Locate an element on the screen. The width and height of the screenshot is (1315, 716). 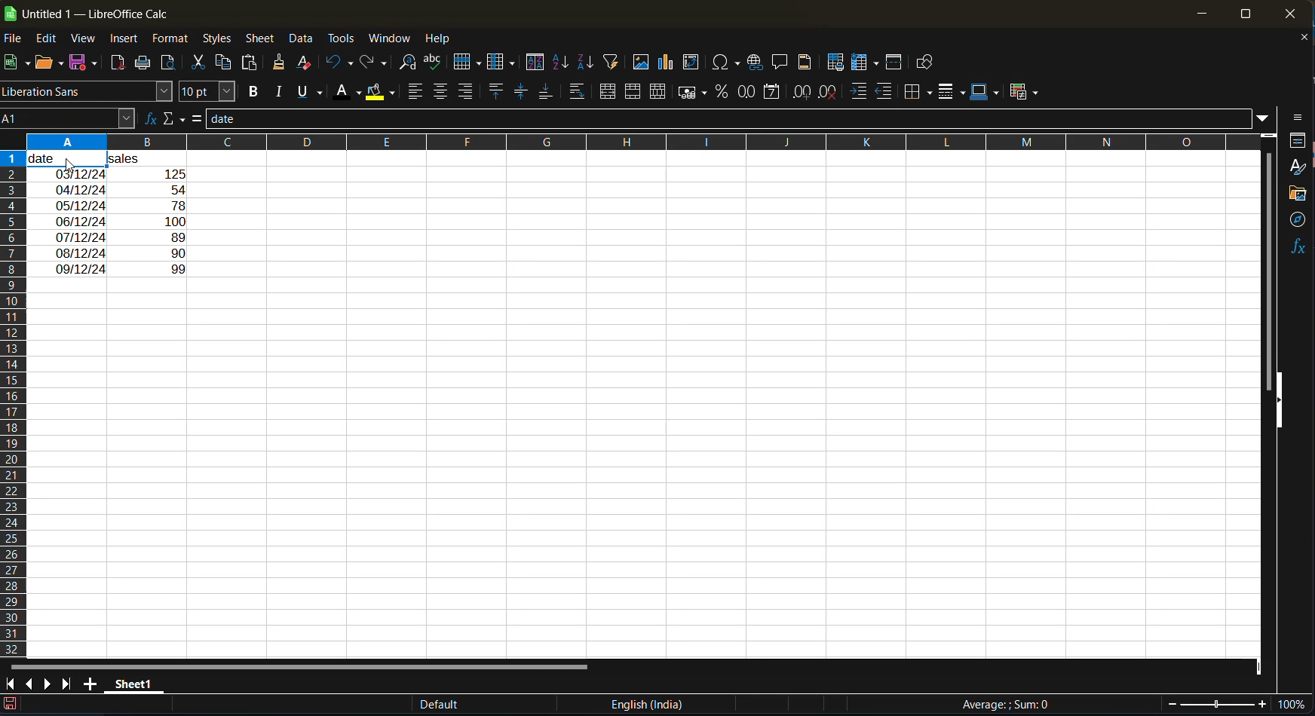
select function is located at coordinates (173, 118).